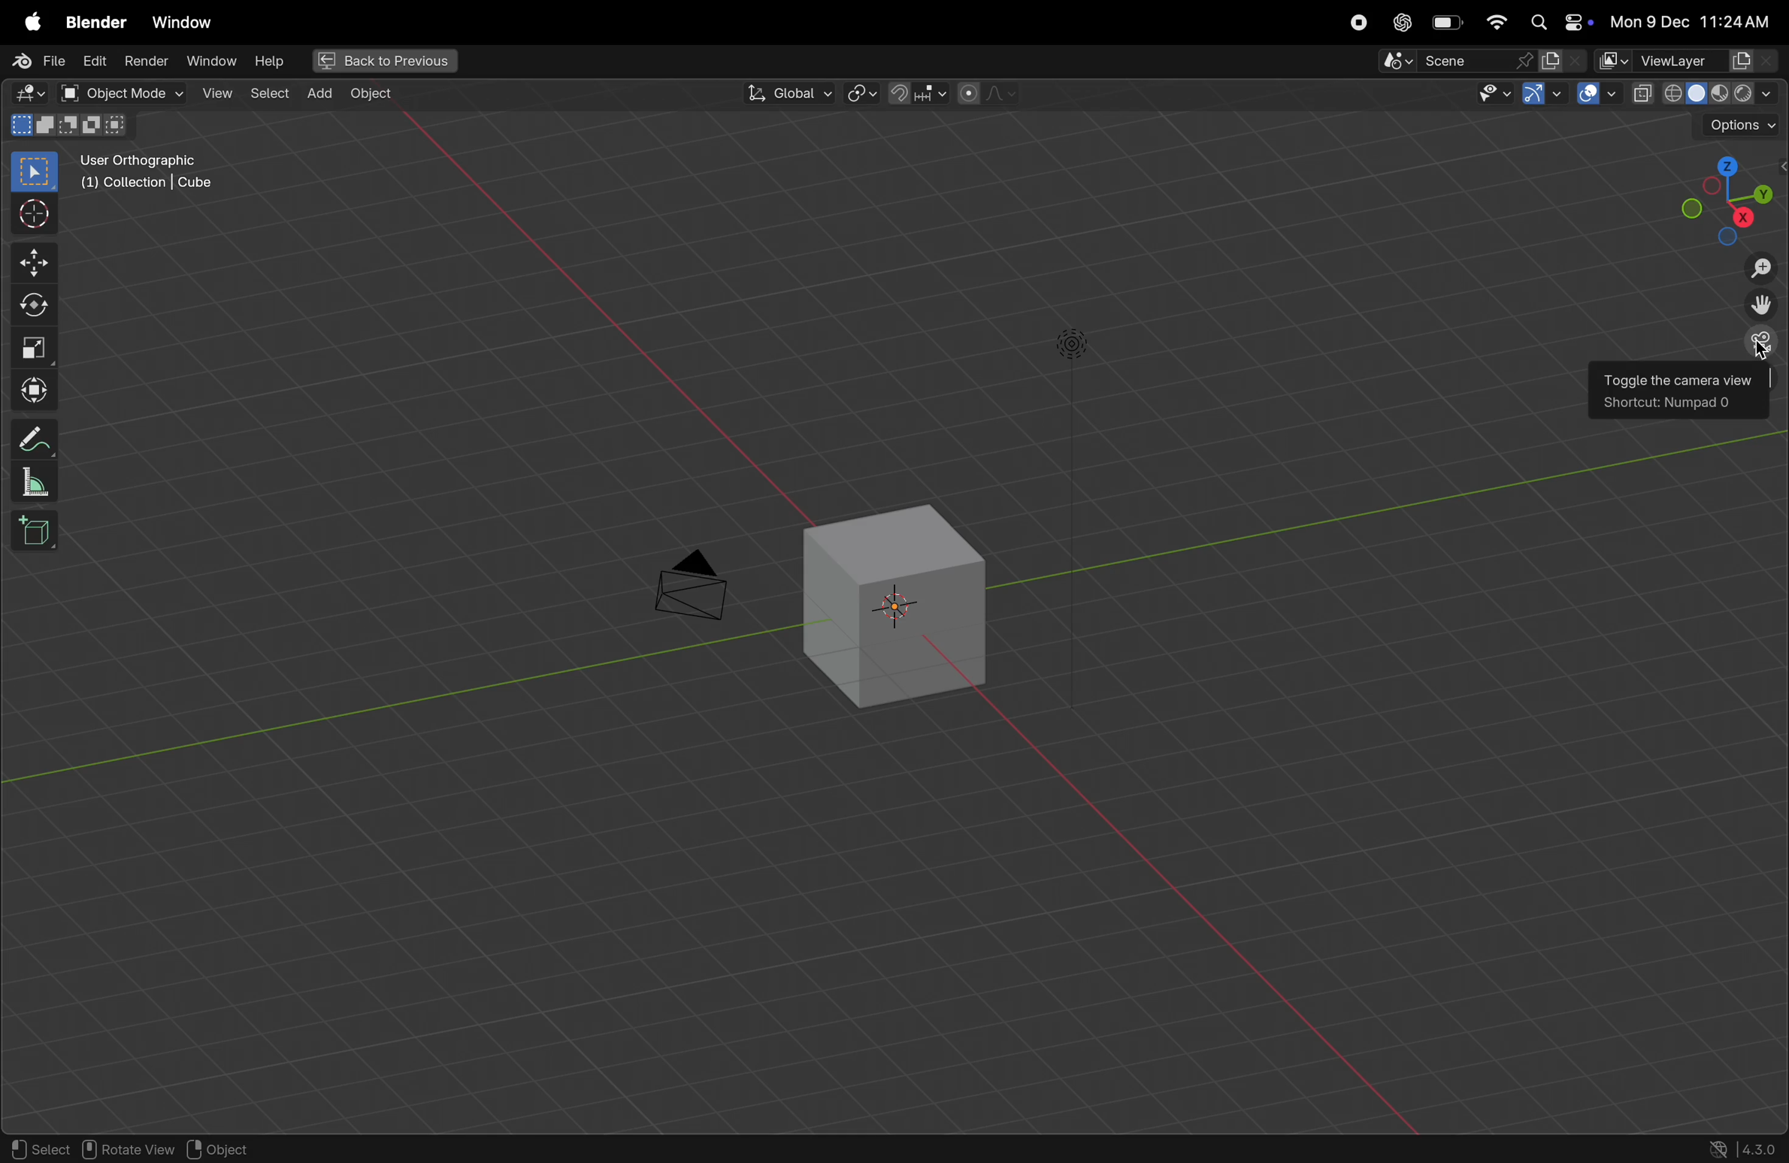 The width and height of the screenshot is (1789, 1163). Describe the element at coordinates (1762, 344) in the screenshot. I see `perspective` at that location.